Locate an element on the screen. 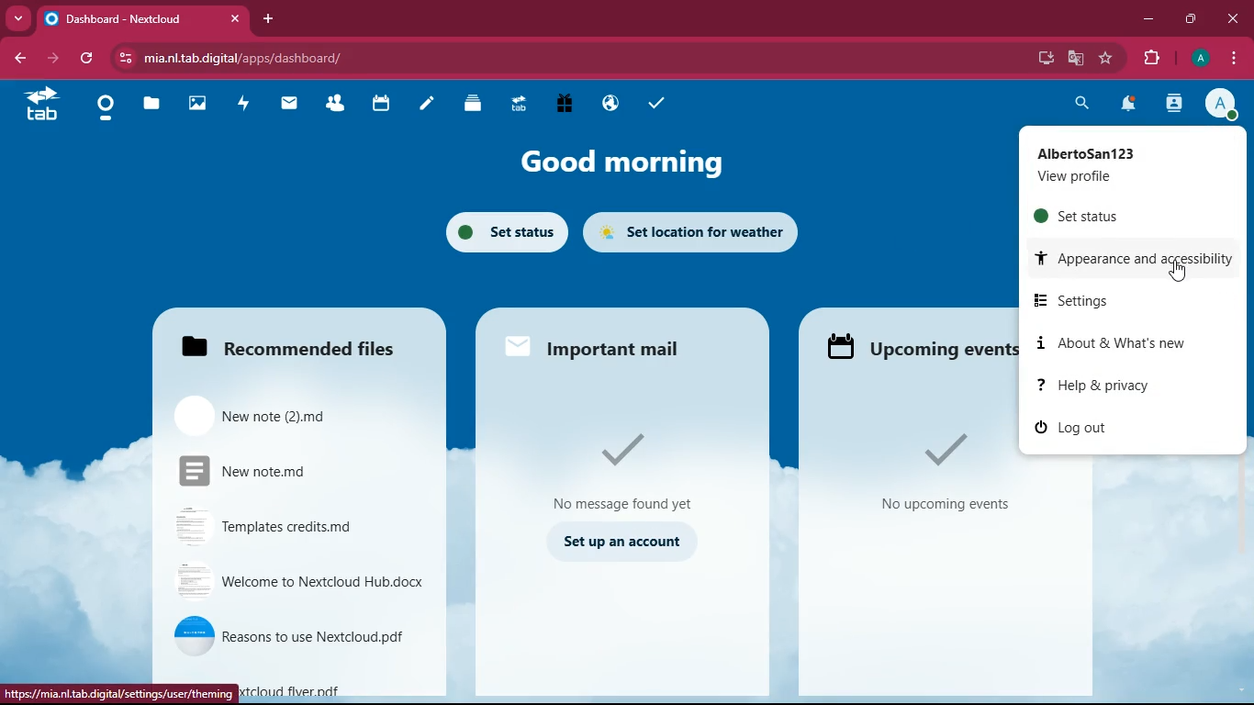 The height and width of the screenshot is (705, 1254). forward is located at coordinates (56, 59).